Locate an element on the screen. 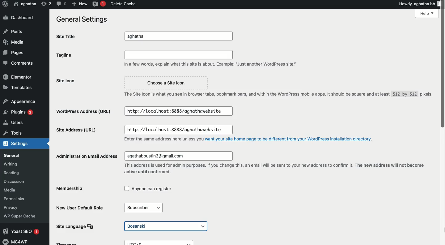 This screenshot has width=445, height=245. http://localhost :8888/aghathawebsite is located at coordinates (178, 111).